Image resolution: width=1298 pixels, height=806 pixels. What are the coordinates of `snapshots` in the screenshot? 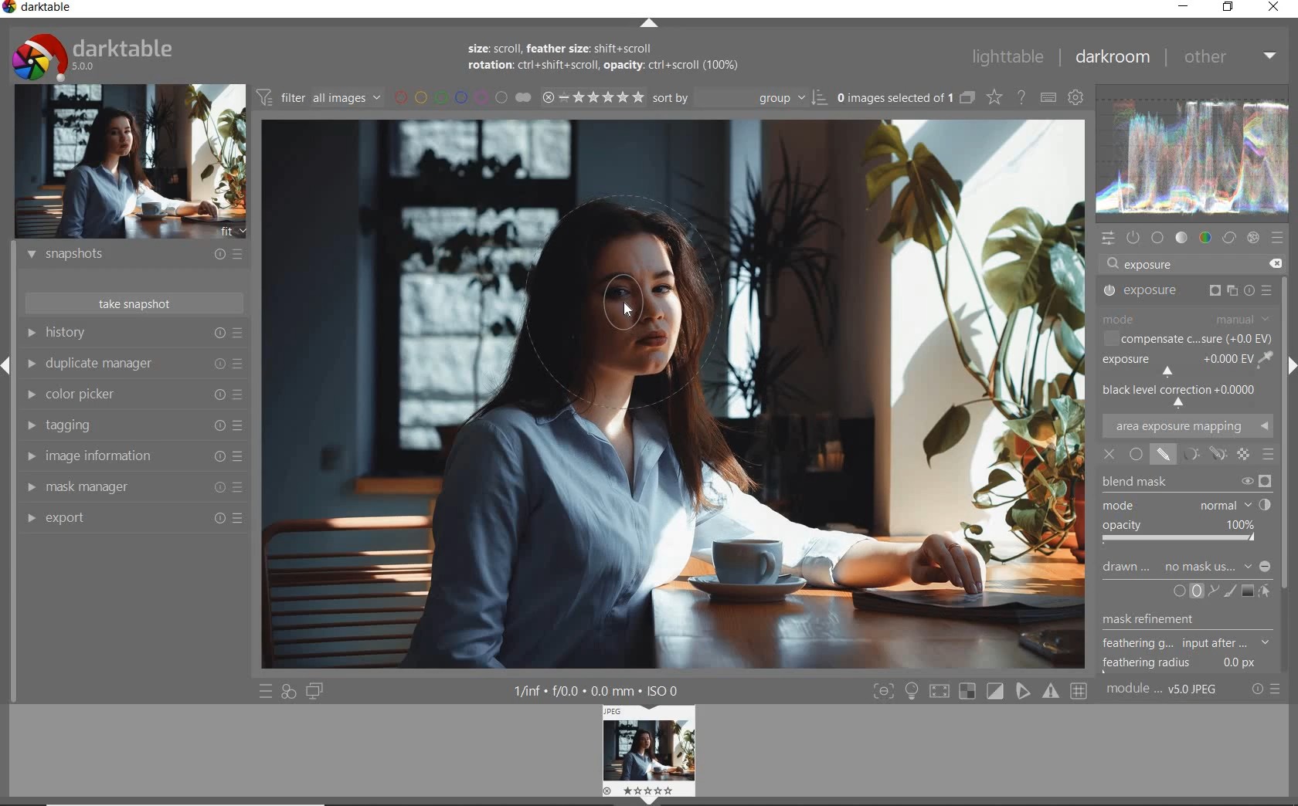 It's located at (137, 255).